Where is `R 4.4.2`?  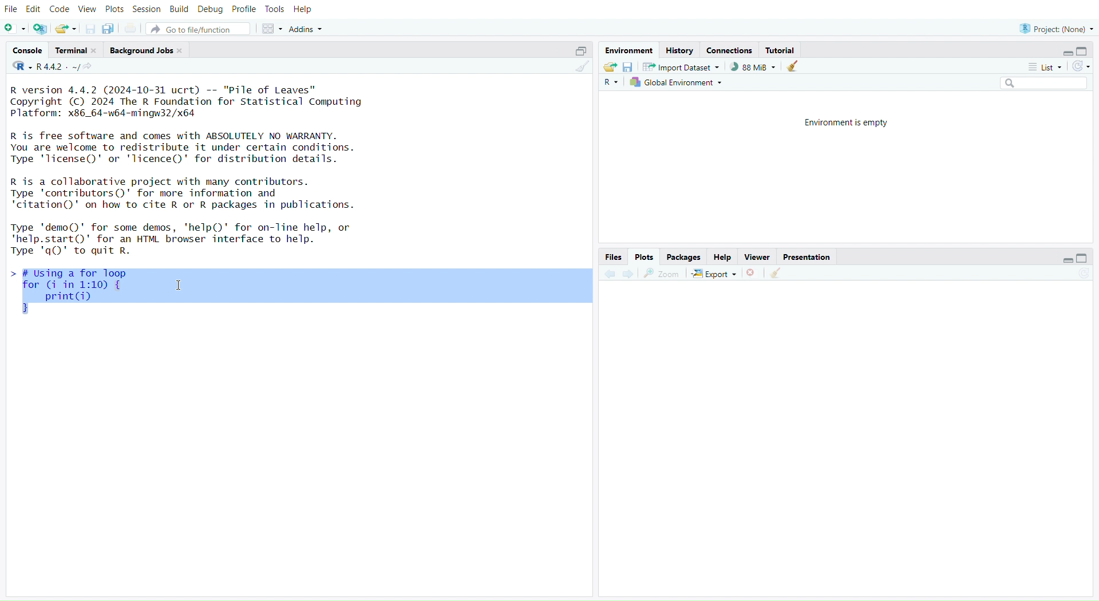 R 4.4.2 is located at coordinates (46, 66).